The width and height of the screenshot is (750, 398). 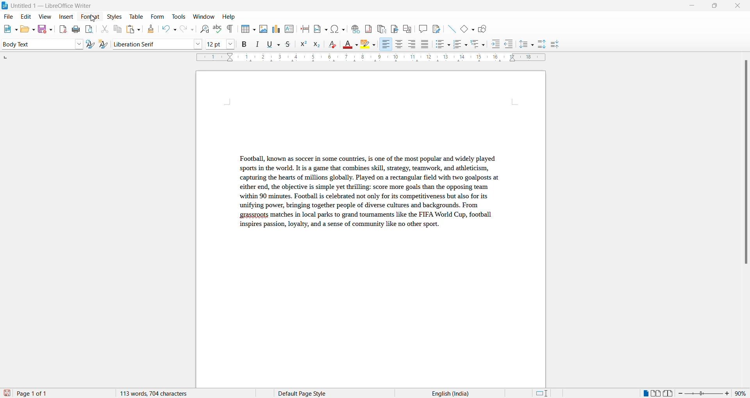 I want to click on insert hyperlink, so click(x=354, y=28).